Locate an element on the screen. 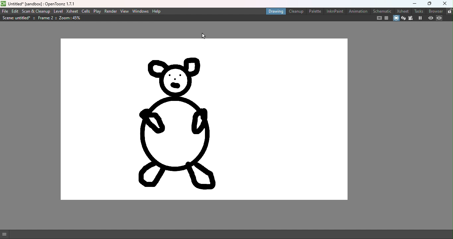 The width and height of the screenshot is (453, 239). Xsheet is located at coordinates (72, 11).